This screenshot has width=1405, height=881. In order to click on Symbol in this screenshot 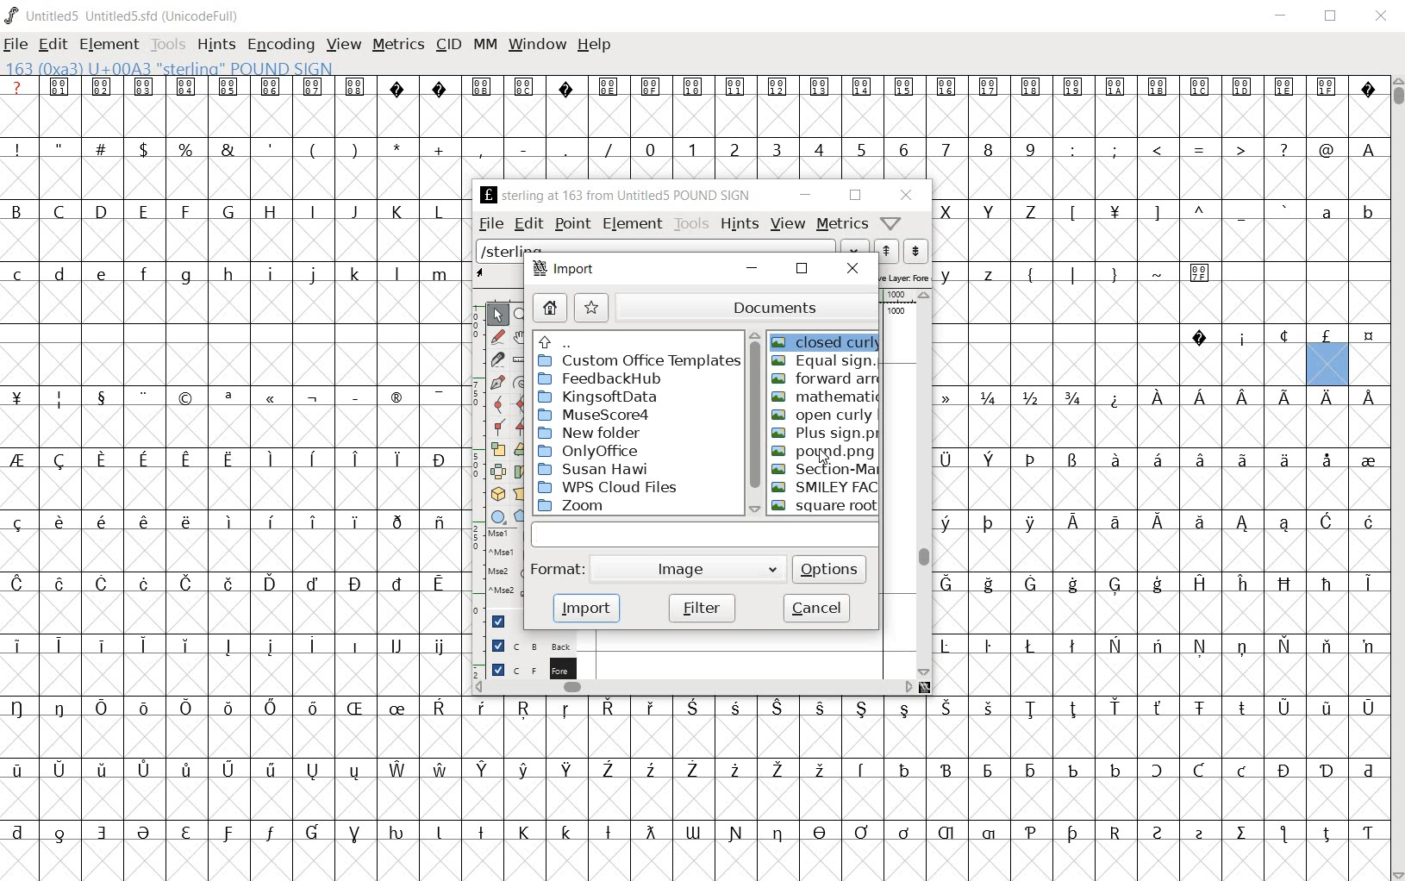, I will do `click(1114, 397)`.